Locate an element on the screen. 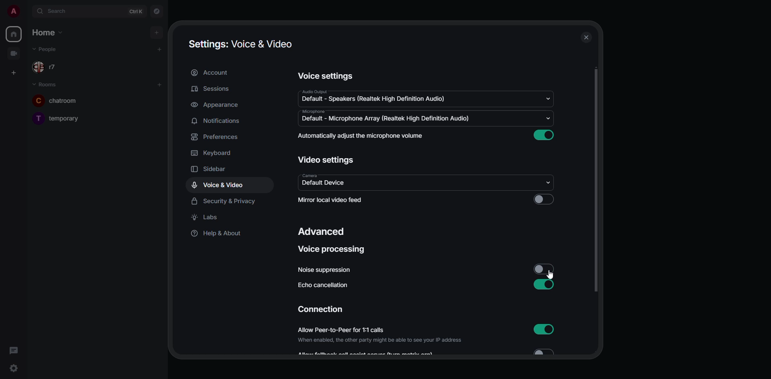 The height and width of the screenshot is (379, 771). allow peer-to-peer for 1:1 calls is located at coordinates (382, 335).